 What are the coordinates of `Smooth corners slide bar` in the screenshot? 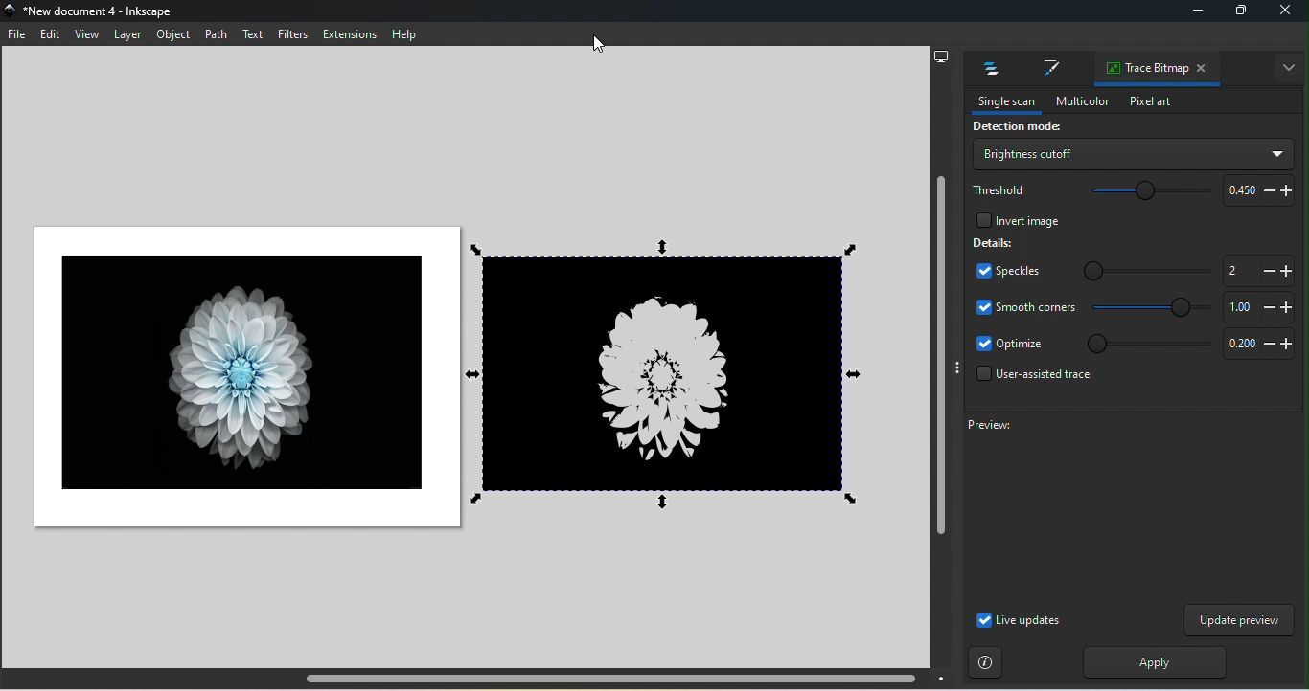 It's located at (1153, 308).